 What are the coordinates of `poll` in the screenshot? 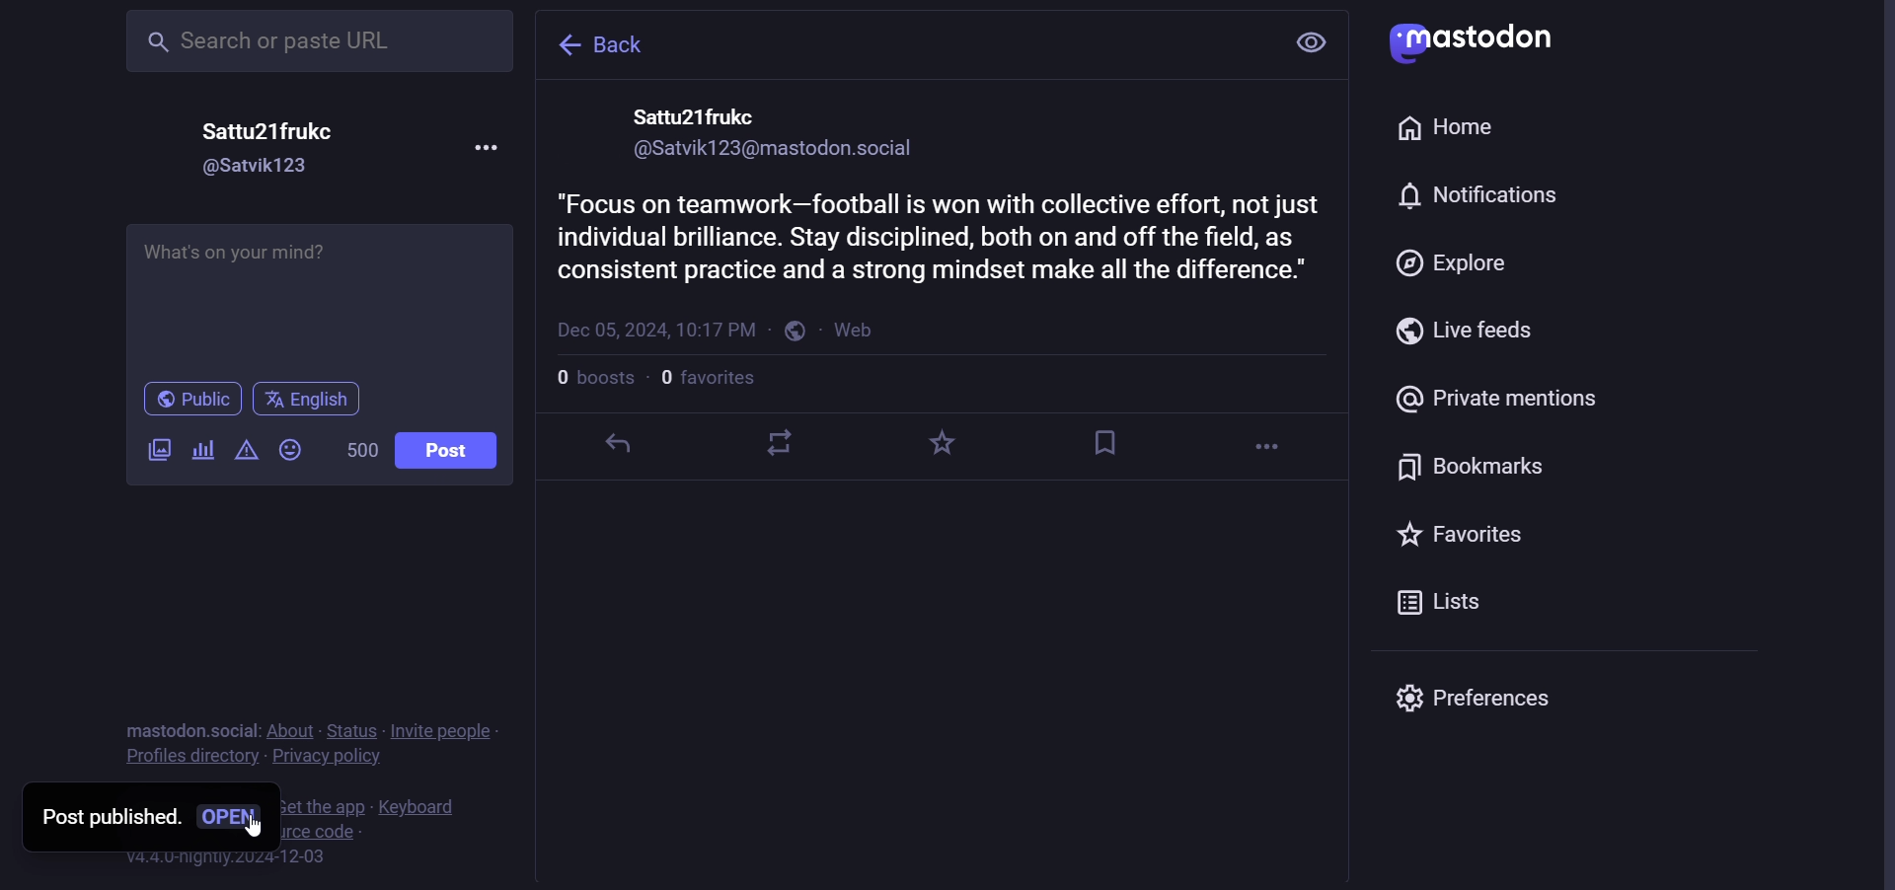 It's located at (198, 455).